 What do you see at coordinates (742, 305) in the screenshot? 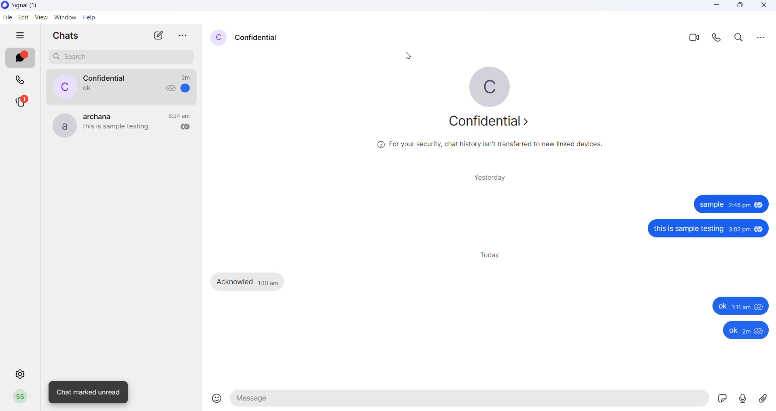
I see `ok` at bounding box center [742, 305].